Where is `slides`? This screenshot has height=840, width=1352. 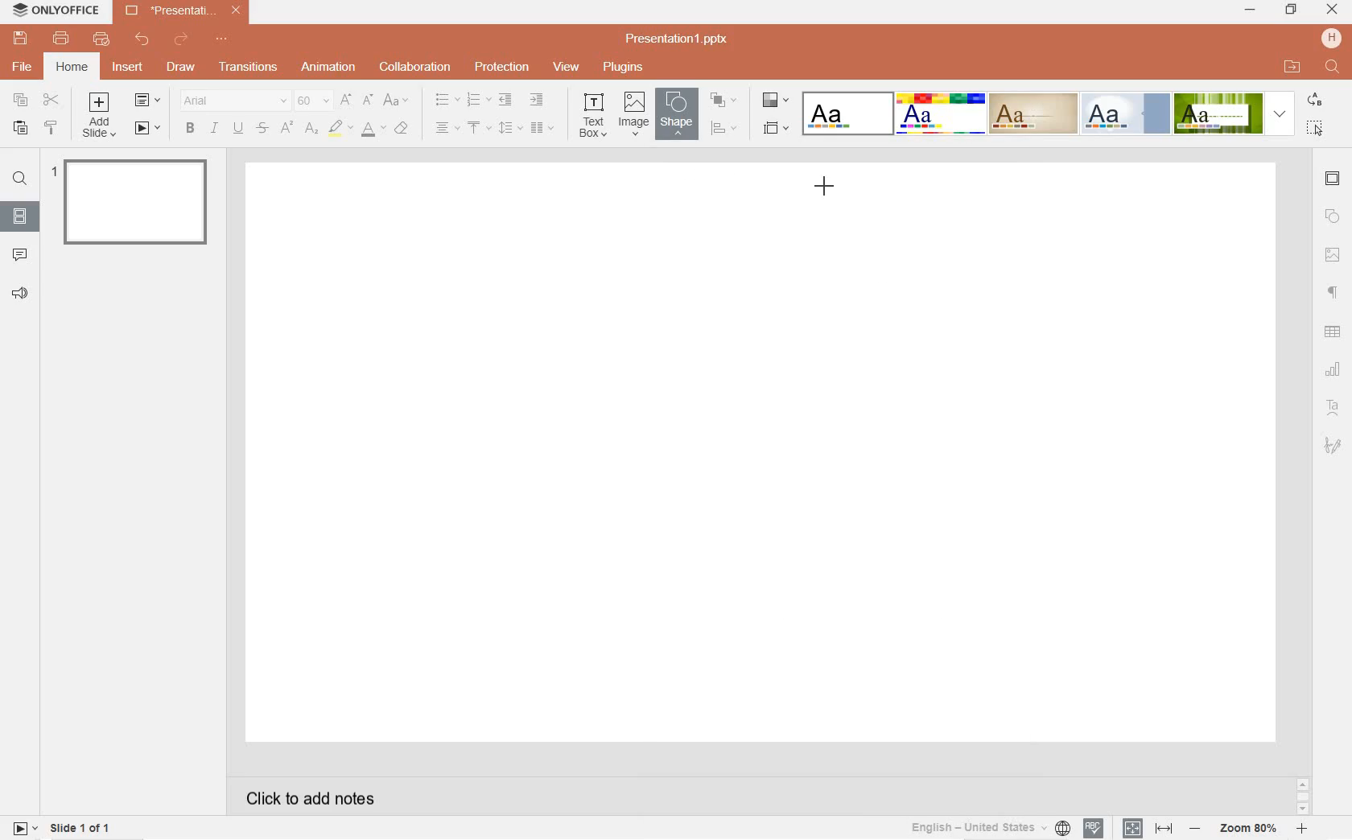 slides is located at coordinates (19, 213).